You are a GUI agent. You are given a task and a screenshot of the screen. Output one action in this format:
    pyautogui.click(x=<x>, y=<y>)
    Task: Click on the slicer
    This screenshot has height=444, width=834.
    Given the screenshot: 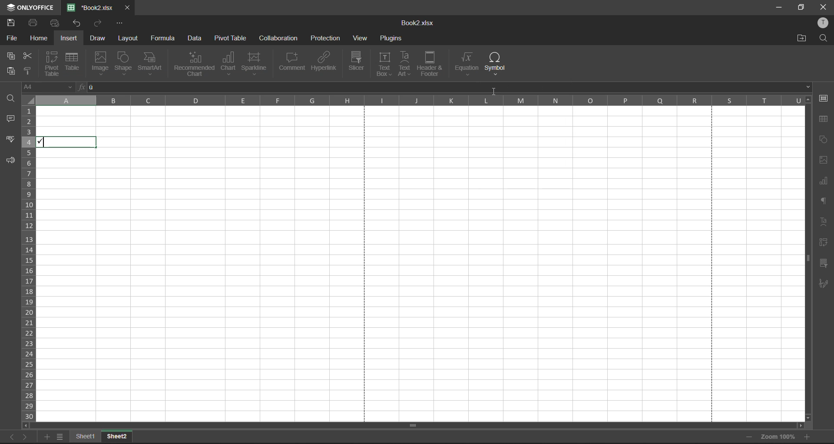 What is the action you would take?
    pyautogui.click(x=822, y=263)
    